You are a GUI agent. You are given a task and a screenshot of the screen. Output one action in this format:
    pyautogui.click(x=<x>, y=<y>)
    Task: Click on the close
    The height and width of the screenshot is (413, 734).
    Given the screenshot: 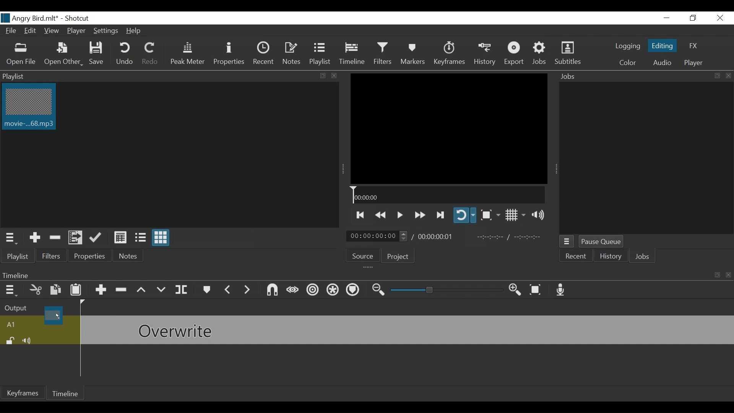 What is the action you would take?
    pyautogui.click(x=727, y=75)
    